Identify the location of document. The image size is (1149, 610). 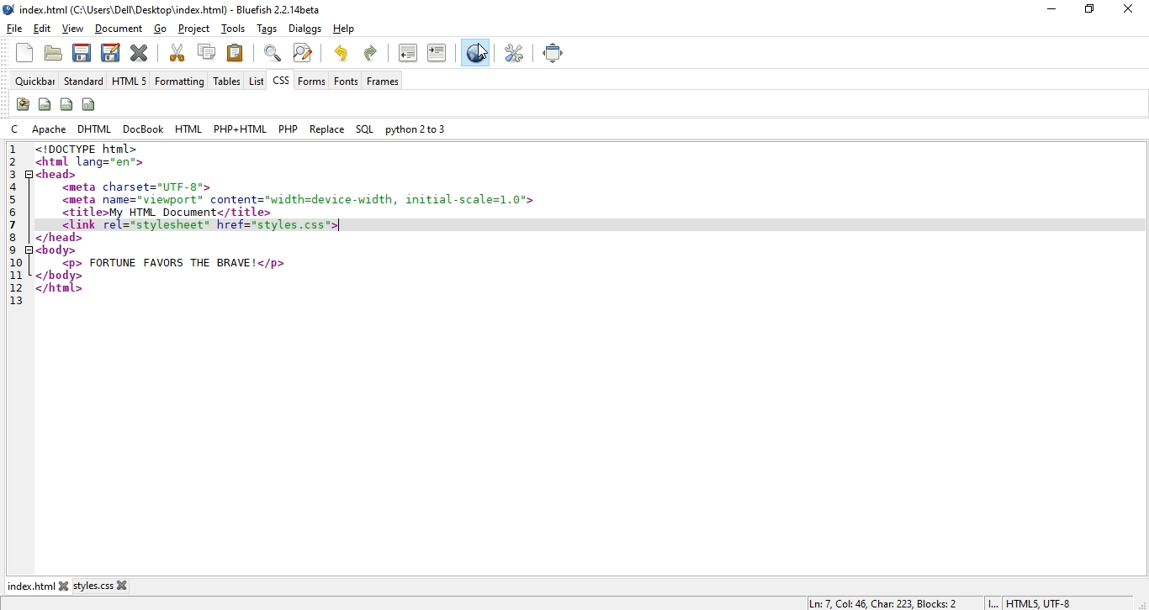
(119, 29).